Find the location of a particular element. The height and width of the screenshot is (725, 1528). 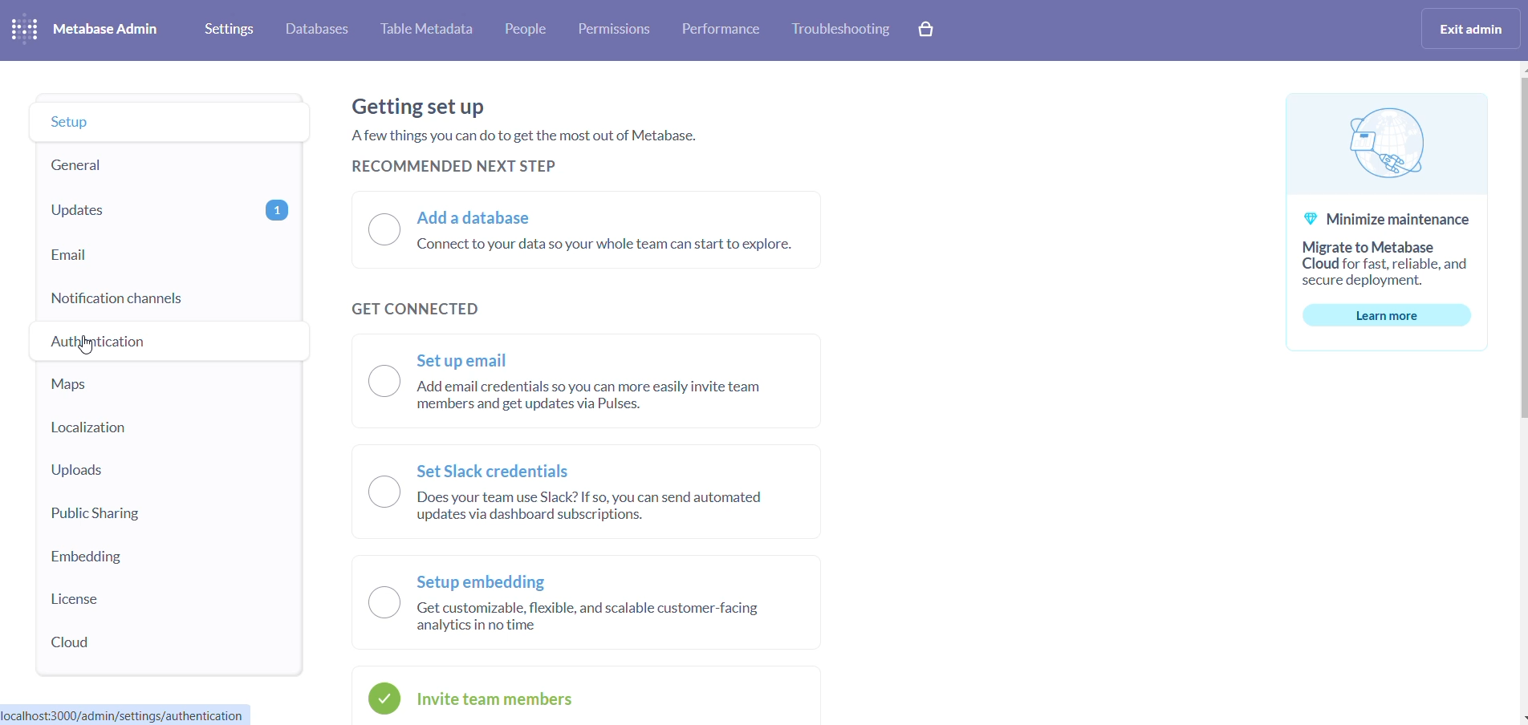

Setup embedding
O Get customizable, flexible, and scalable customer-facing
analytics in no time is located at coordinates (566, 603).